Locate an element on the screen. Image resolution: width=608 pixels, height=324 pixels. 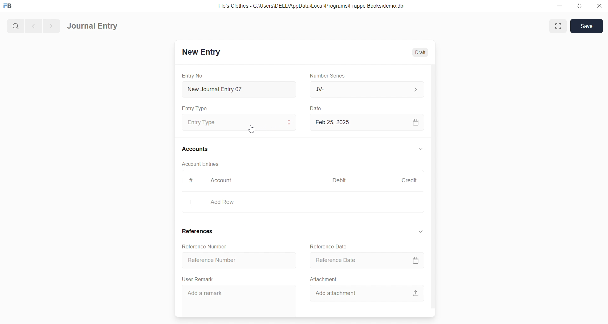
navigate forward is located at coordinates (51, 25).